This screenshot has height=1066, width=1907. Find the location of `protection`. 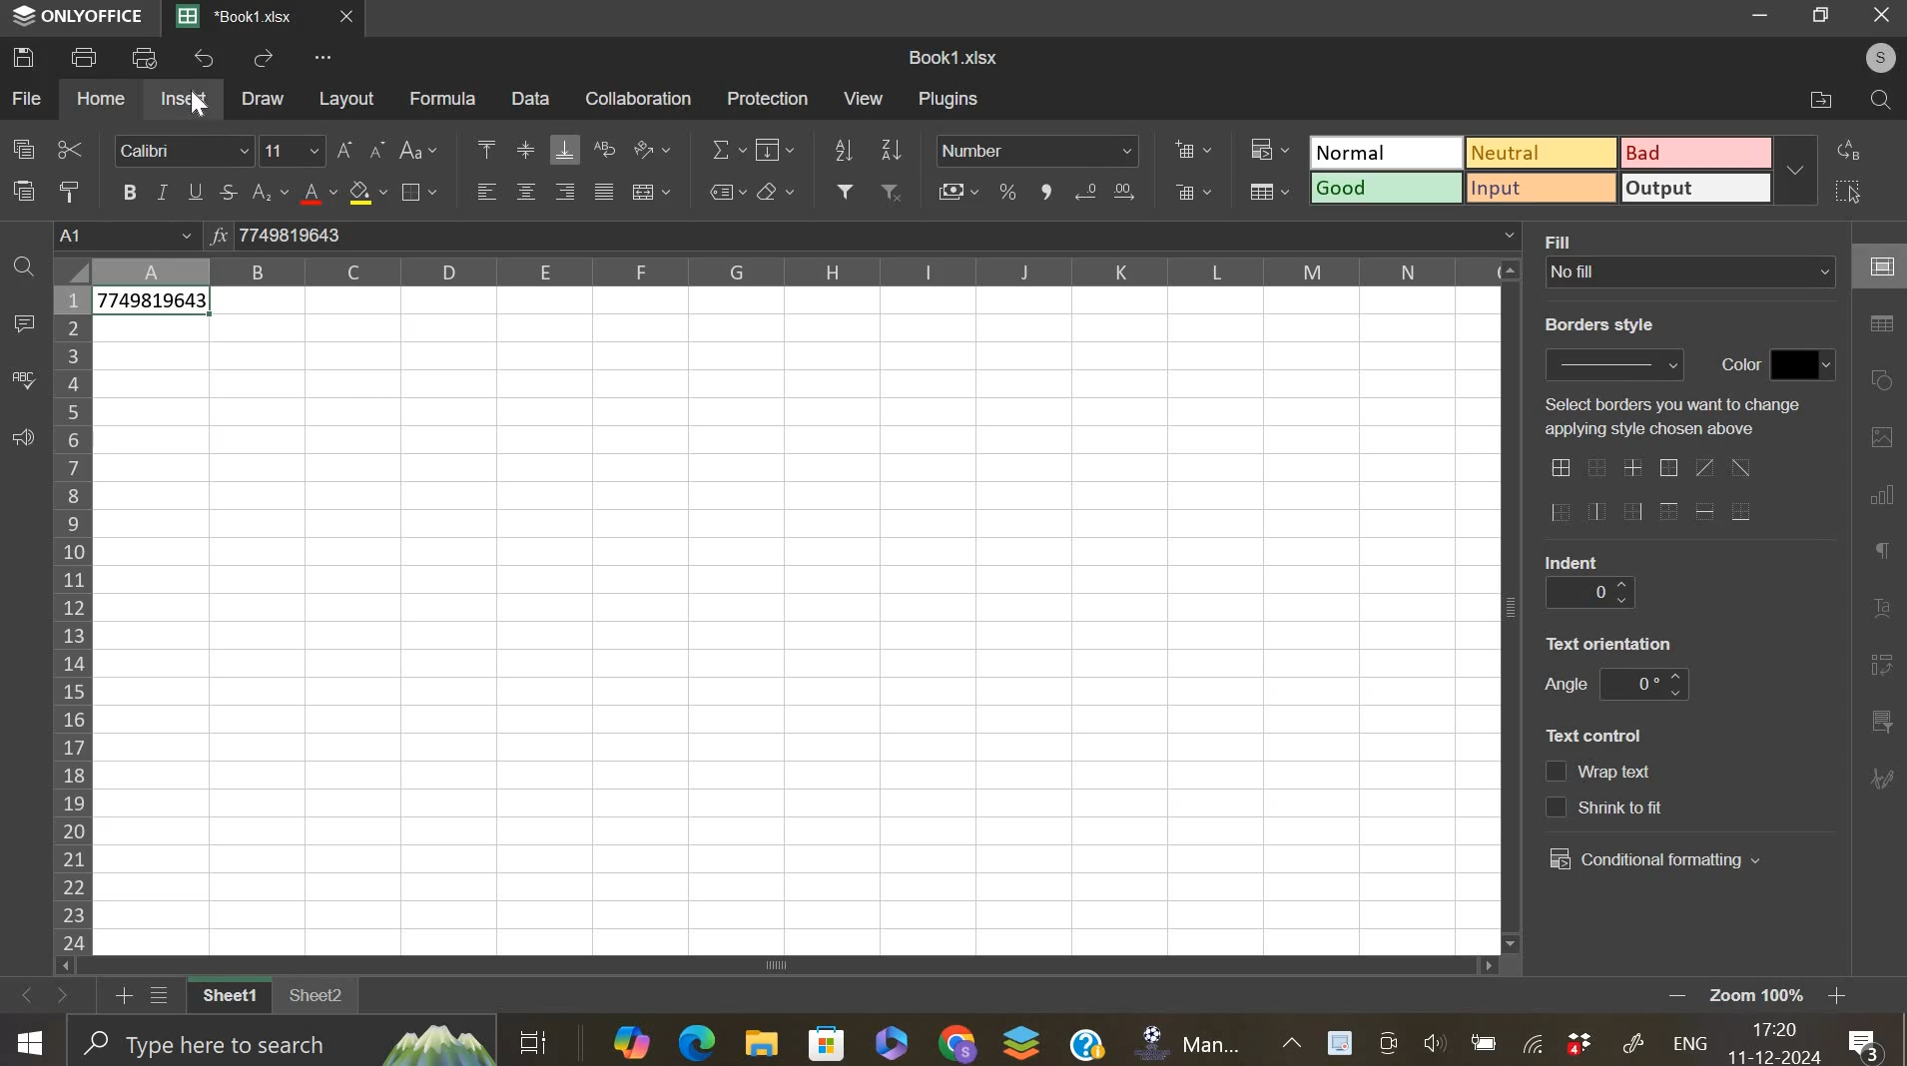

protection is located at coordinates (768, 98).